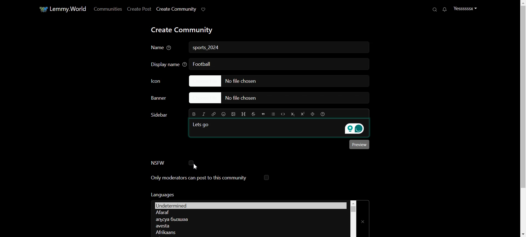 The image size is (526, 237). Describe the element at coordinates (302, 114) in the screenshot. I see `Superscript` at that location.